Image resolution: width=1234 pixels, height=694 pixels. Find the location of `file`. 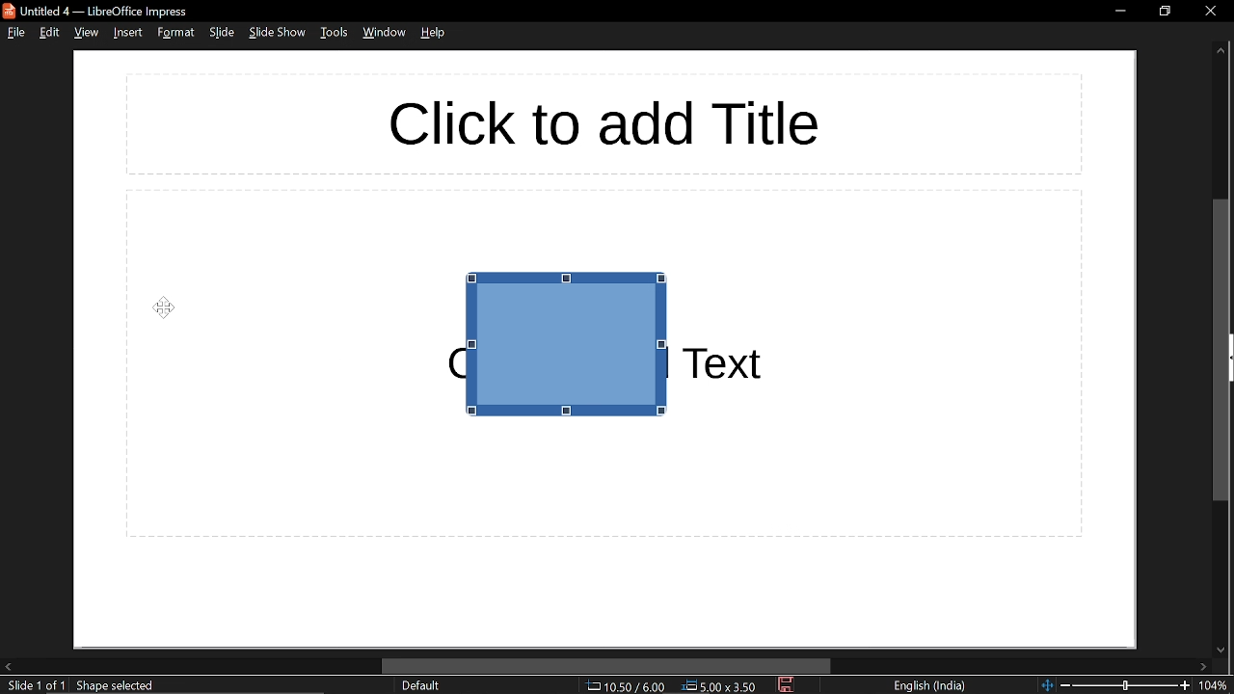

file is located at coordinates (17, 34).